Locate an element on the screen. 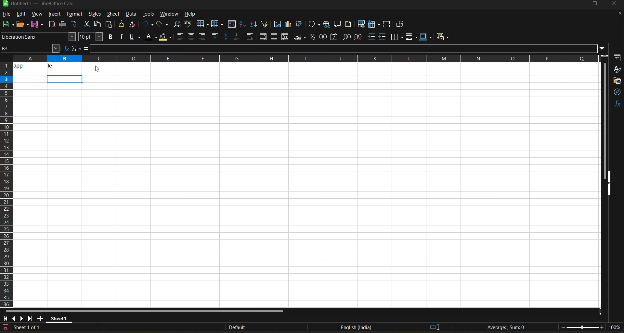 This screenshot has height=333, width=624. cell address is located at coordinates (30, 48).